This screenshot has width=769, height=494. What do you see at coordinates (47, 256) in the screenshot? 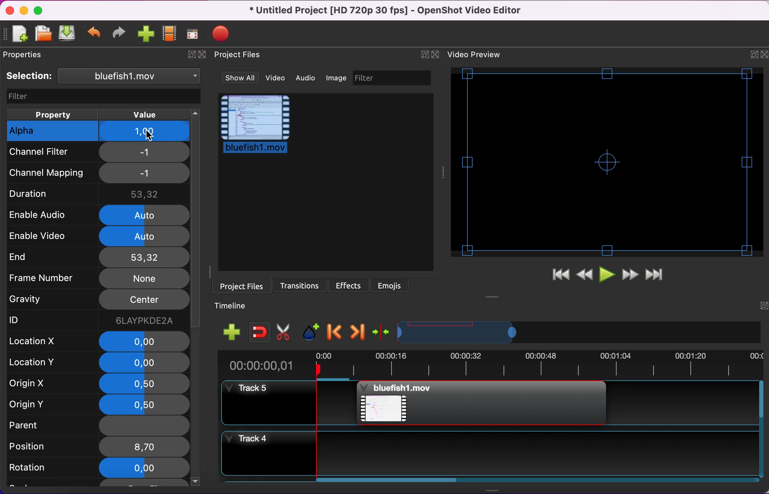
I see `end` at bounding box center [47, 256].